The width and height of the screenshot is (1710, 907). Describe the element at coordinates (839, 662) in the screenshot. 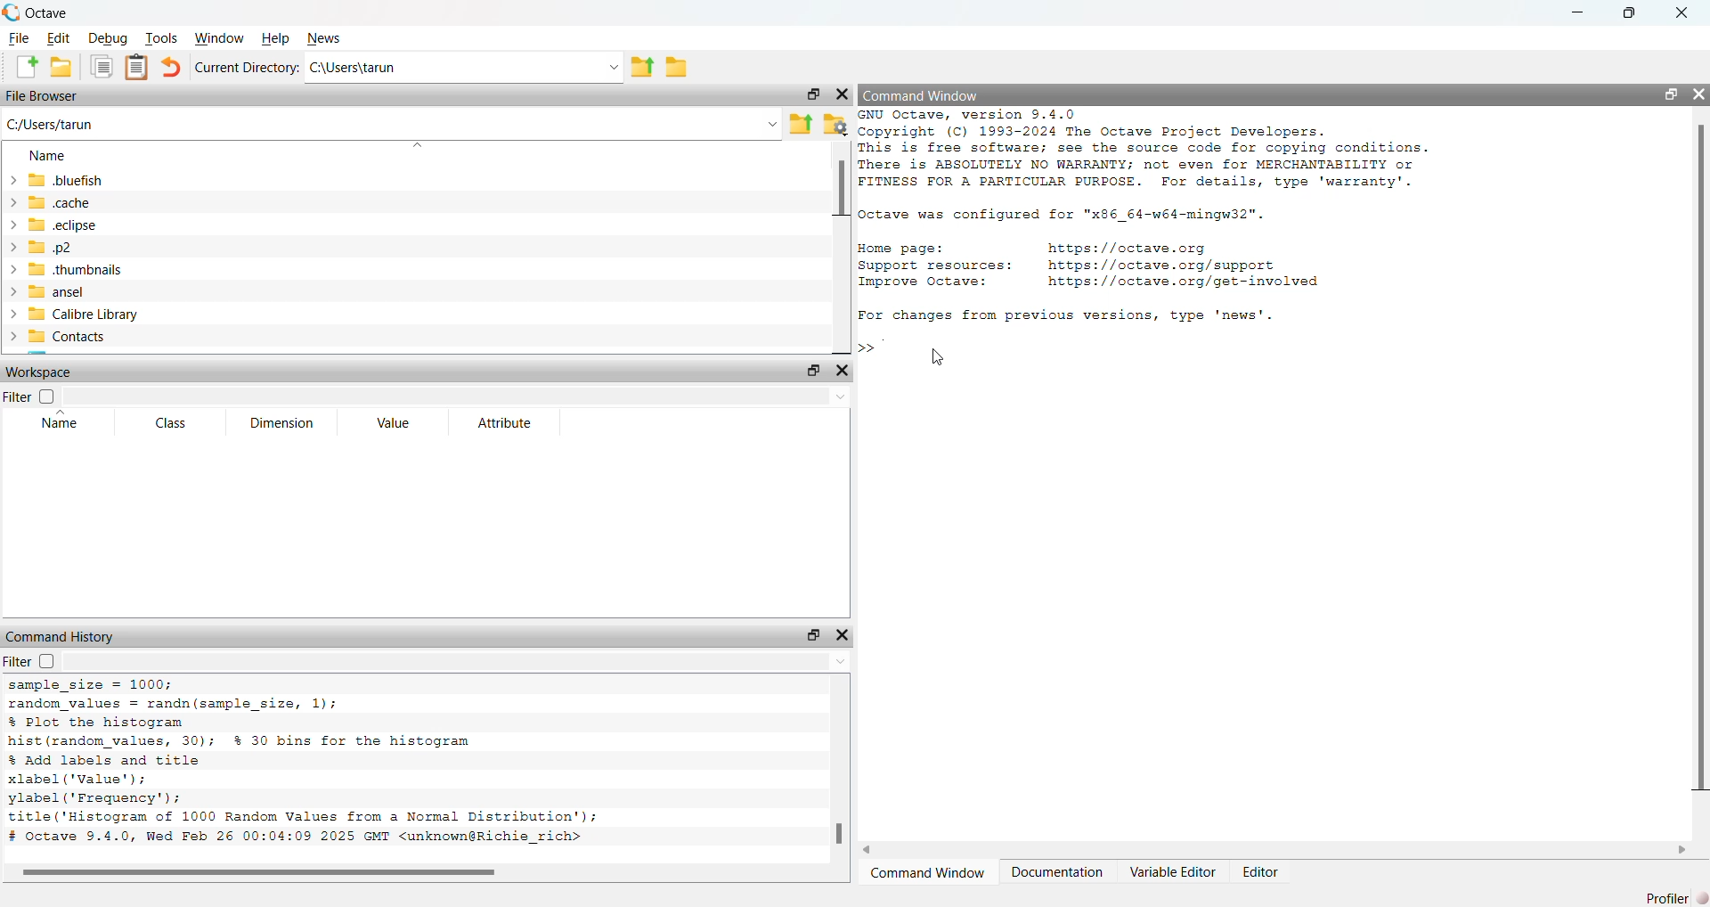

I see `dropdown` at that location.